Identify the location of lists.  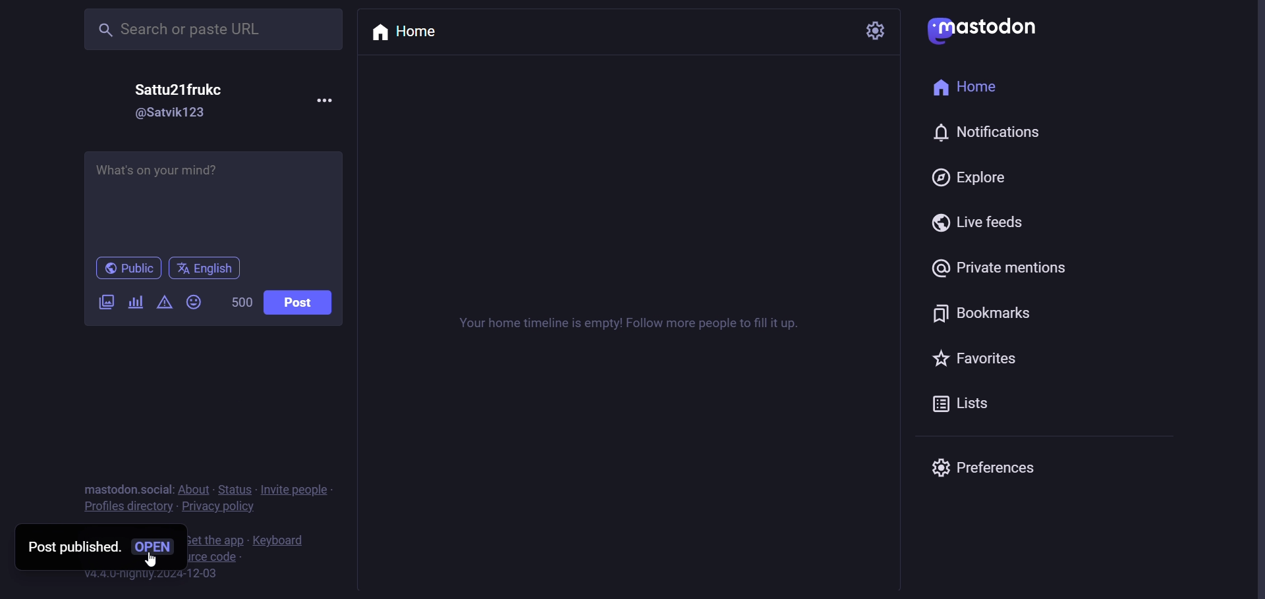
(964, 403).